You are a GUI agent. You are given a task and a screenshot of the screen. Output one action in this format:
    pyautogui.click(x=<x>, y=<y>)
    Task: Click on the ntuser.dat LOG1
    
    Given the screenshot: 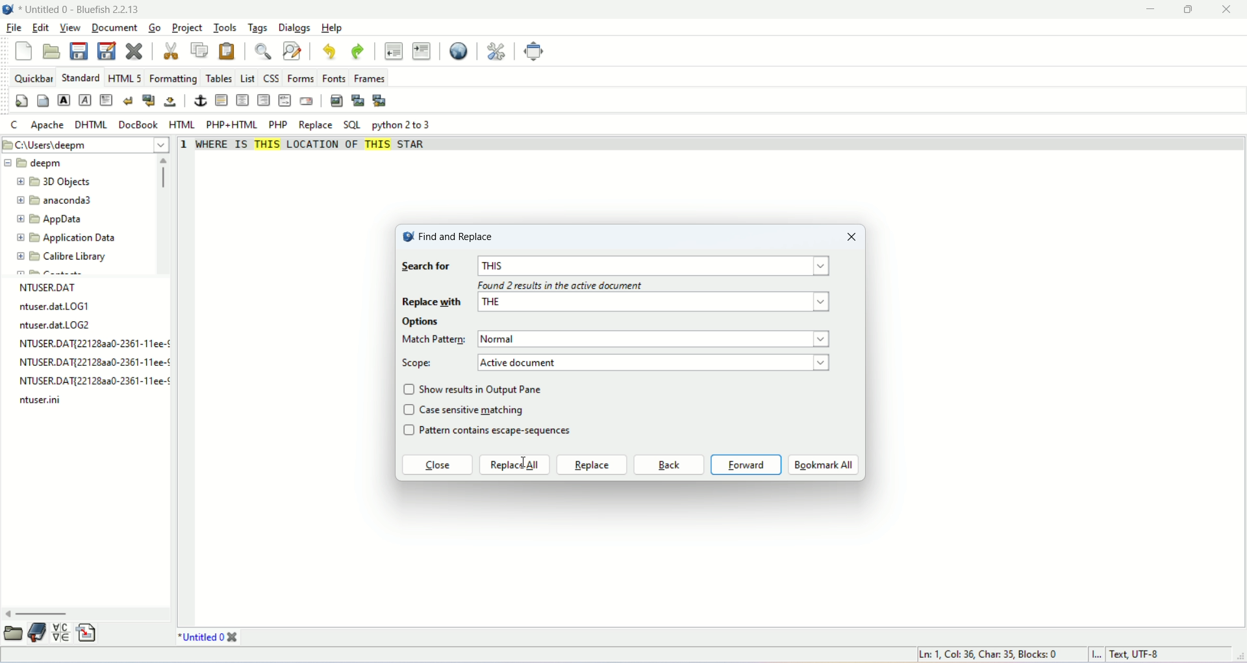 What is the action you would take?
    pyautogui.click(x=53, y=307)
    